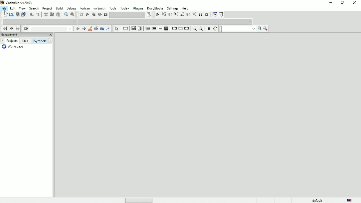  What do you see at coordinates (48, 8) in the screenshot?
I see `Project` at bounding box center [48, 8].